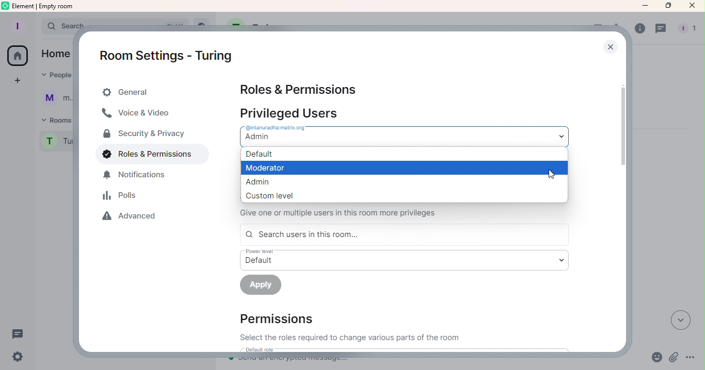 The height and width of the screenshot is (370, 705). I want to click on Advanced, so click(132, 218).